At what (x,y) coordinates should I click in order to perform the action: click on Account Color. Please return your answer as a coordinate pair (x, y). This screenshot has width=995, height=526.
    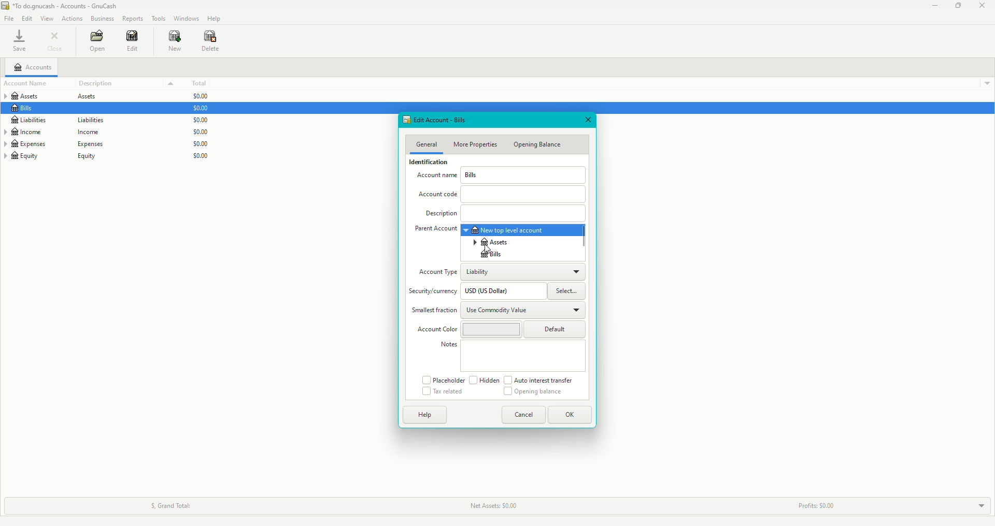
    Looking at the image, I should click on (435, 329).